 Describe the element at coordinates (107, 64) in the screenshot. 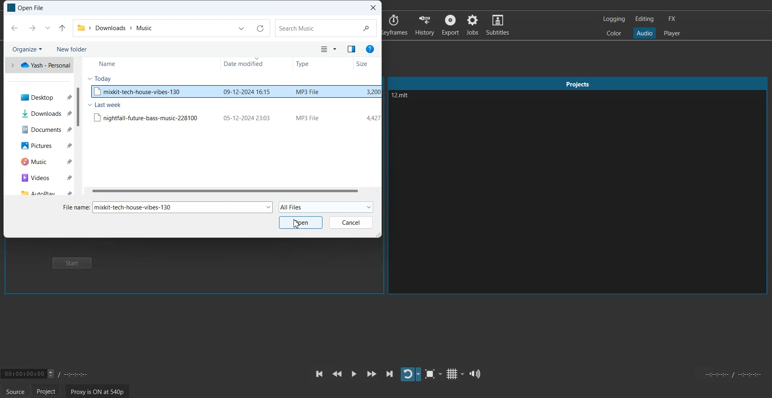

I see `Name` at that location.